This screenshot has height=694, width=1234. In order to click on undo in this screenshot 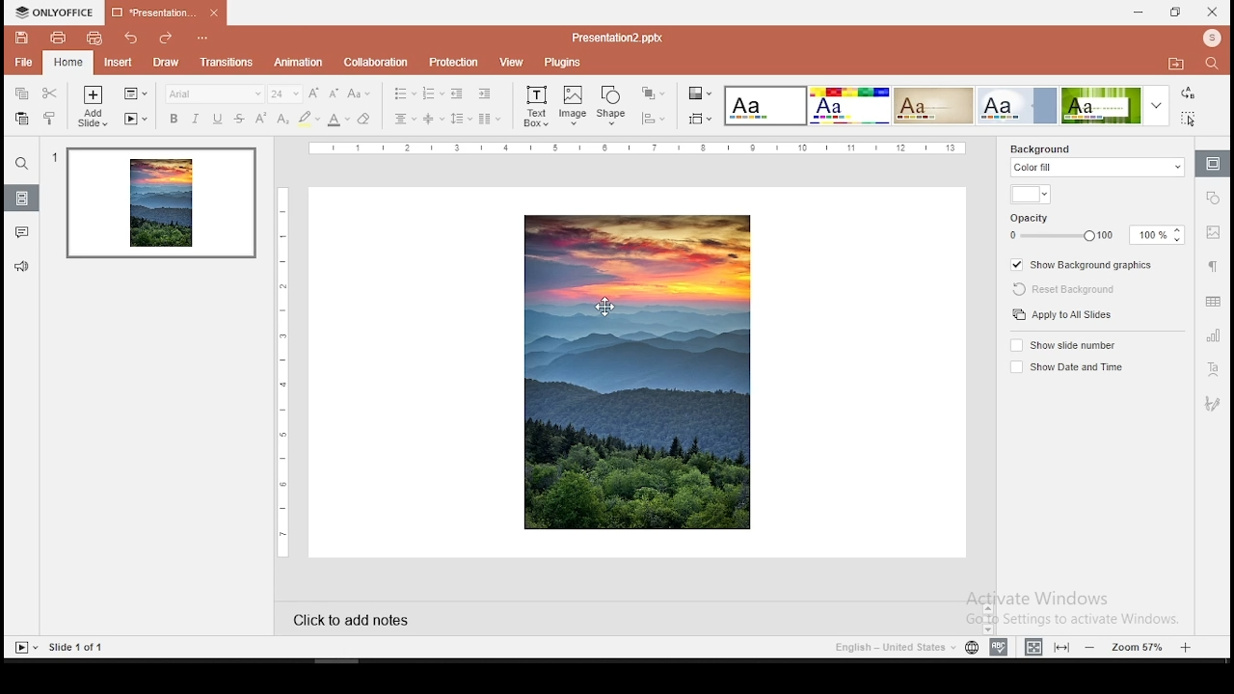, I will do `click(130, 40)`.